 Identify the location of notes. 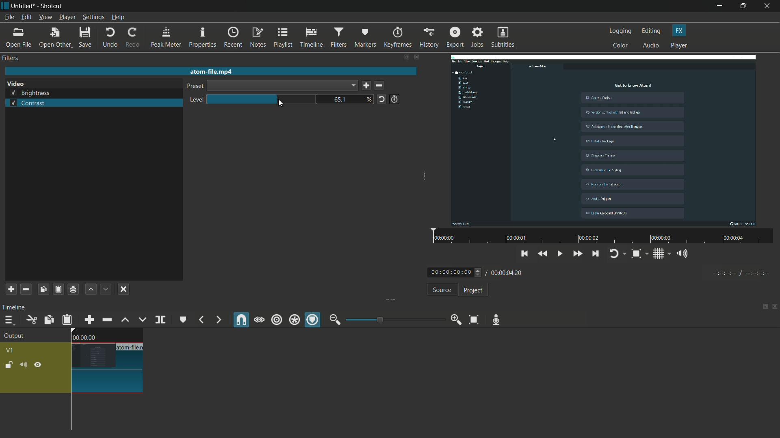
(259, 38).